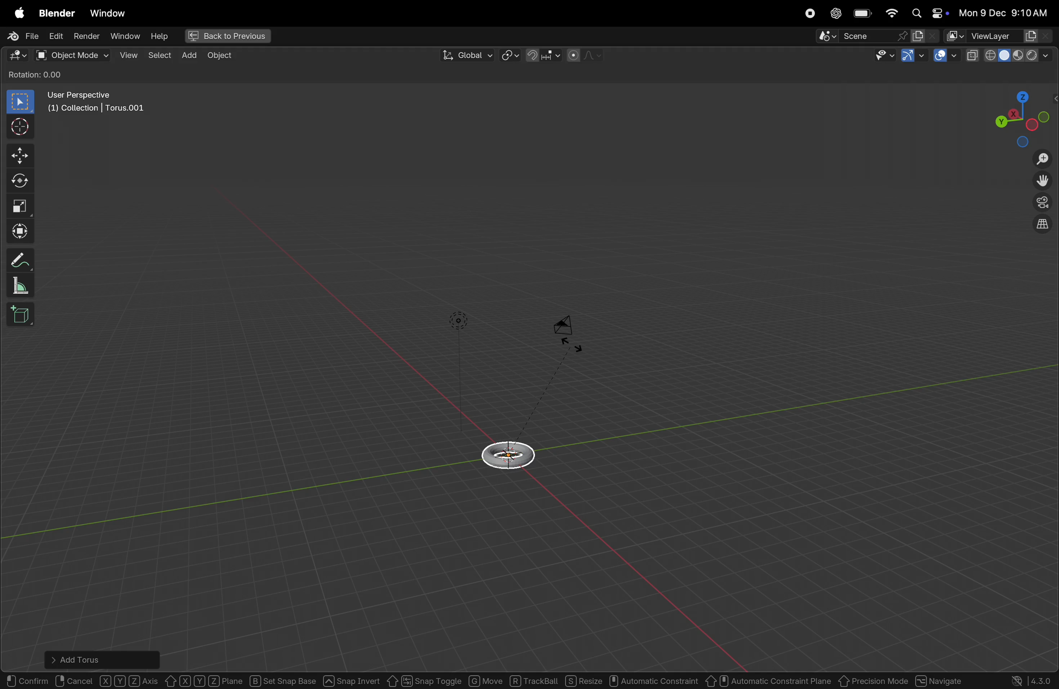  What do you see at coordinates (124, 36) in the screenshot?
I see `window` at bounding box center [124, 36].